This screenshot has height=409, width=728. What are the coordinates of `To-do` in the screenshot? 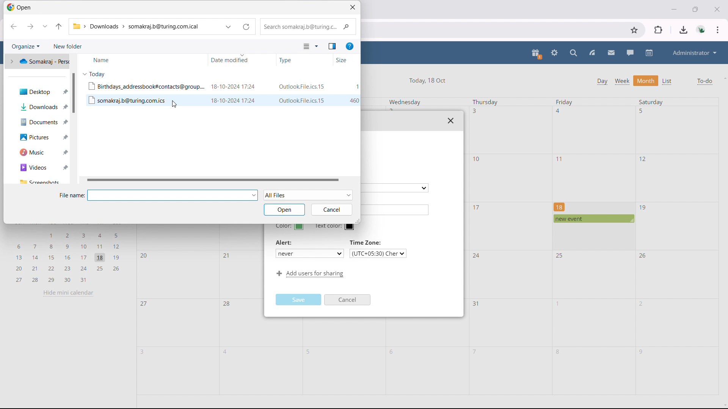 It's located at (704, 81).